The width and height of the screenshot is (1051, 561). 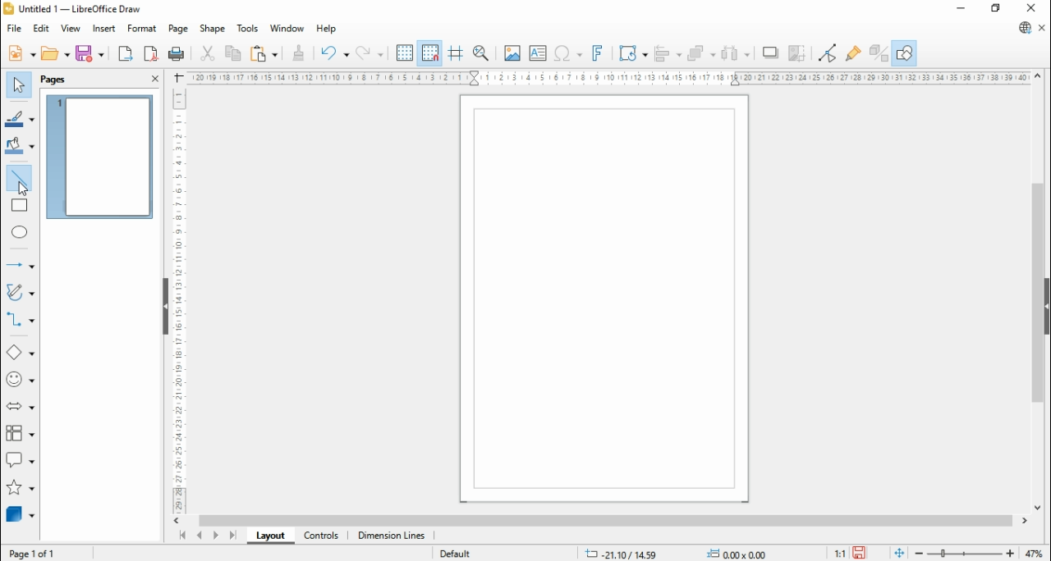 What do you see at coordinates (103, 29) in the screenshot?
I see `insert` at bounding box center [103, 29].